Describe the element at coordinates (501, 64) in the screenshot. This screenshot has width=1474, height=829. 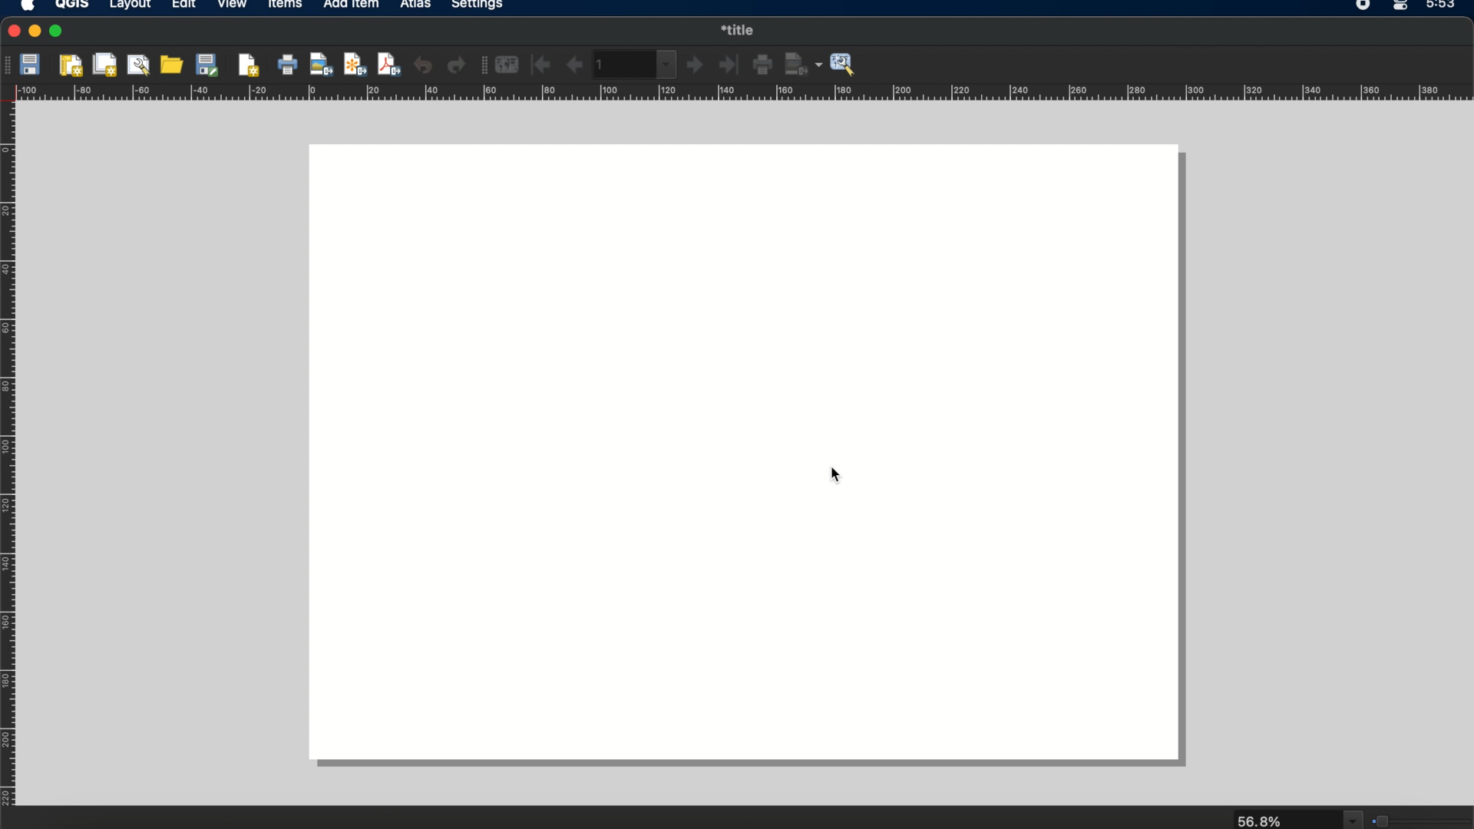
I see `preview atlas` at that location.